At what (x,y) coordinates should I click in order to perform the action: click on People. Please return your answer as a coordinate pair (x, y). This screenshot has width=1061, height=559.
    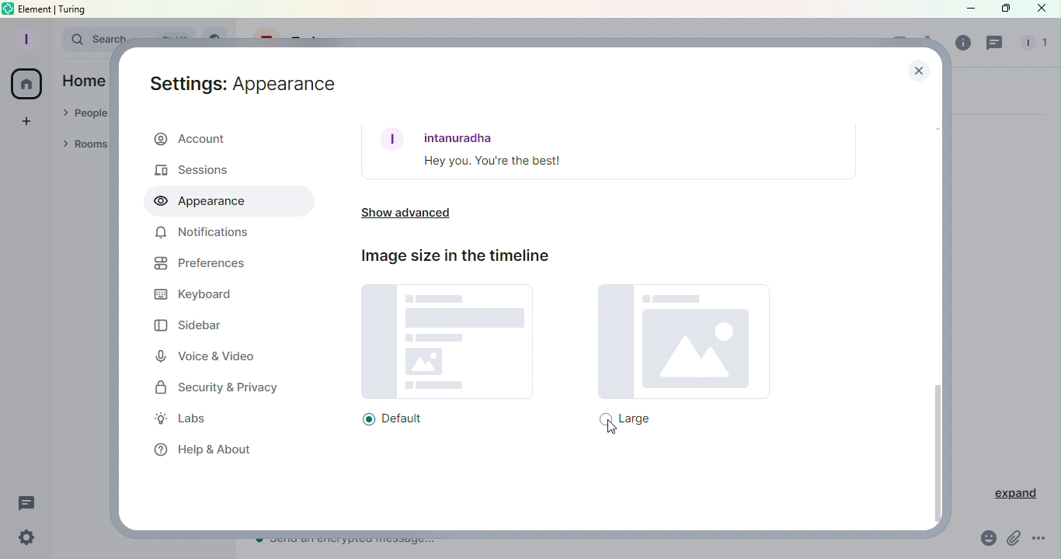
    Looking at the image, I should click on (85, 114).